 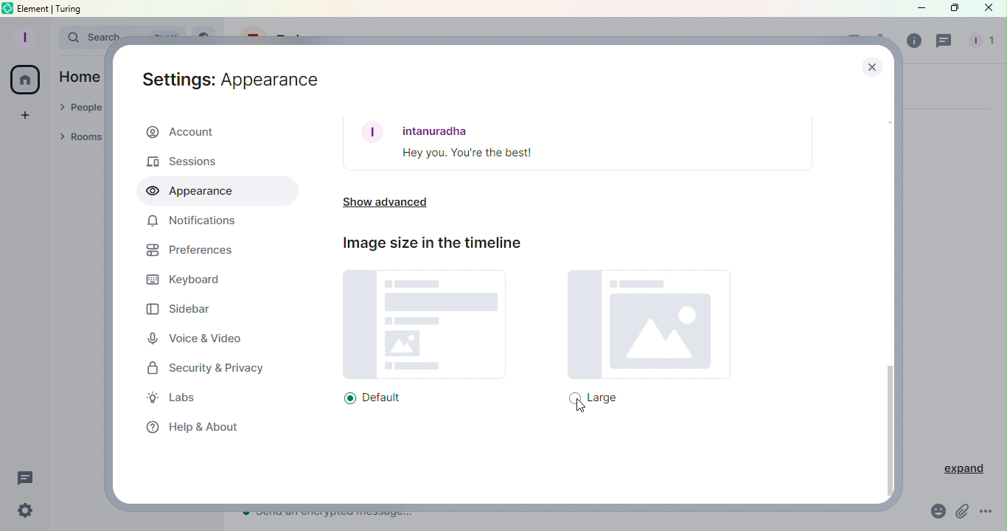 I want to click on Emoji, so click(x=935, y=513).